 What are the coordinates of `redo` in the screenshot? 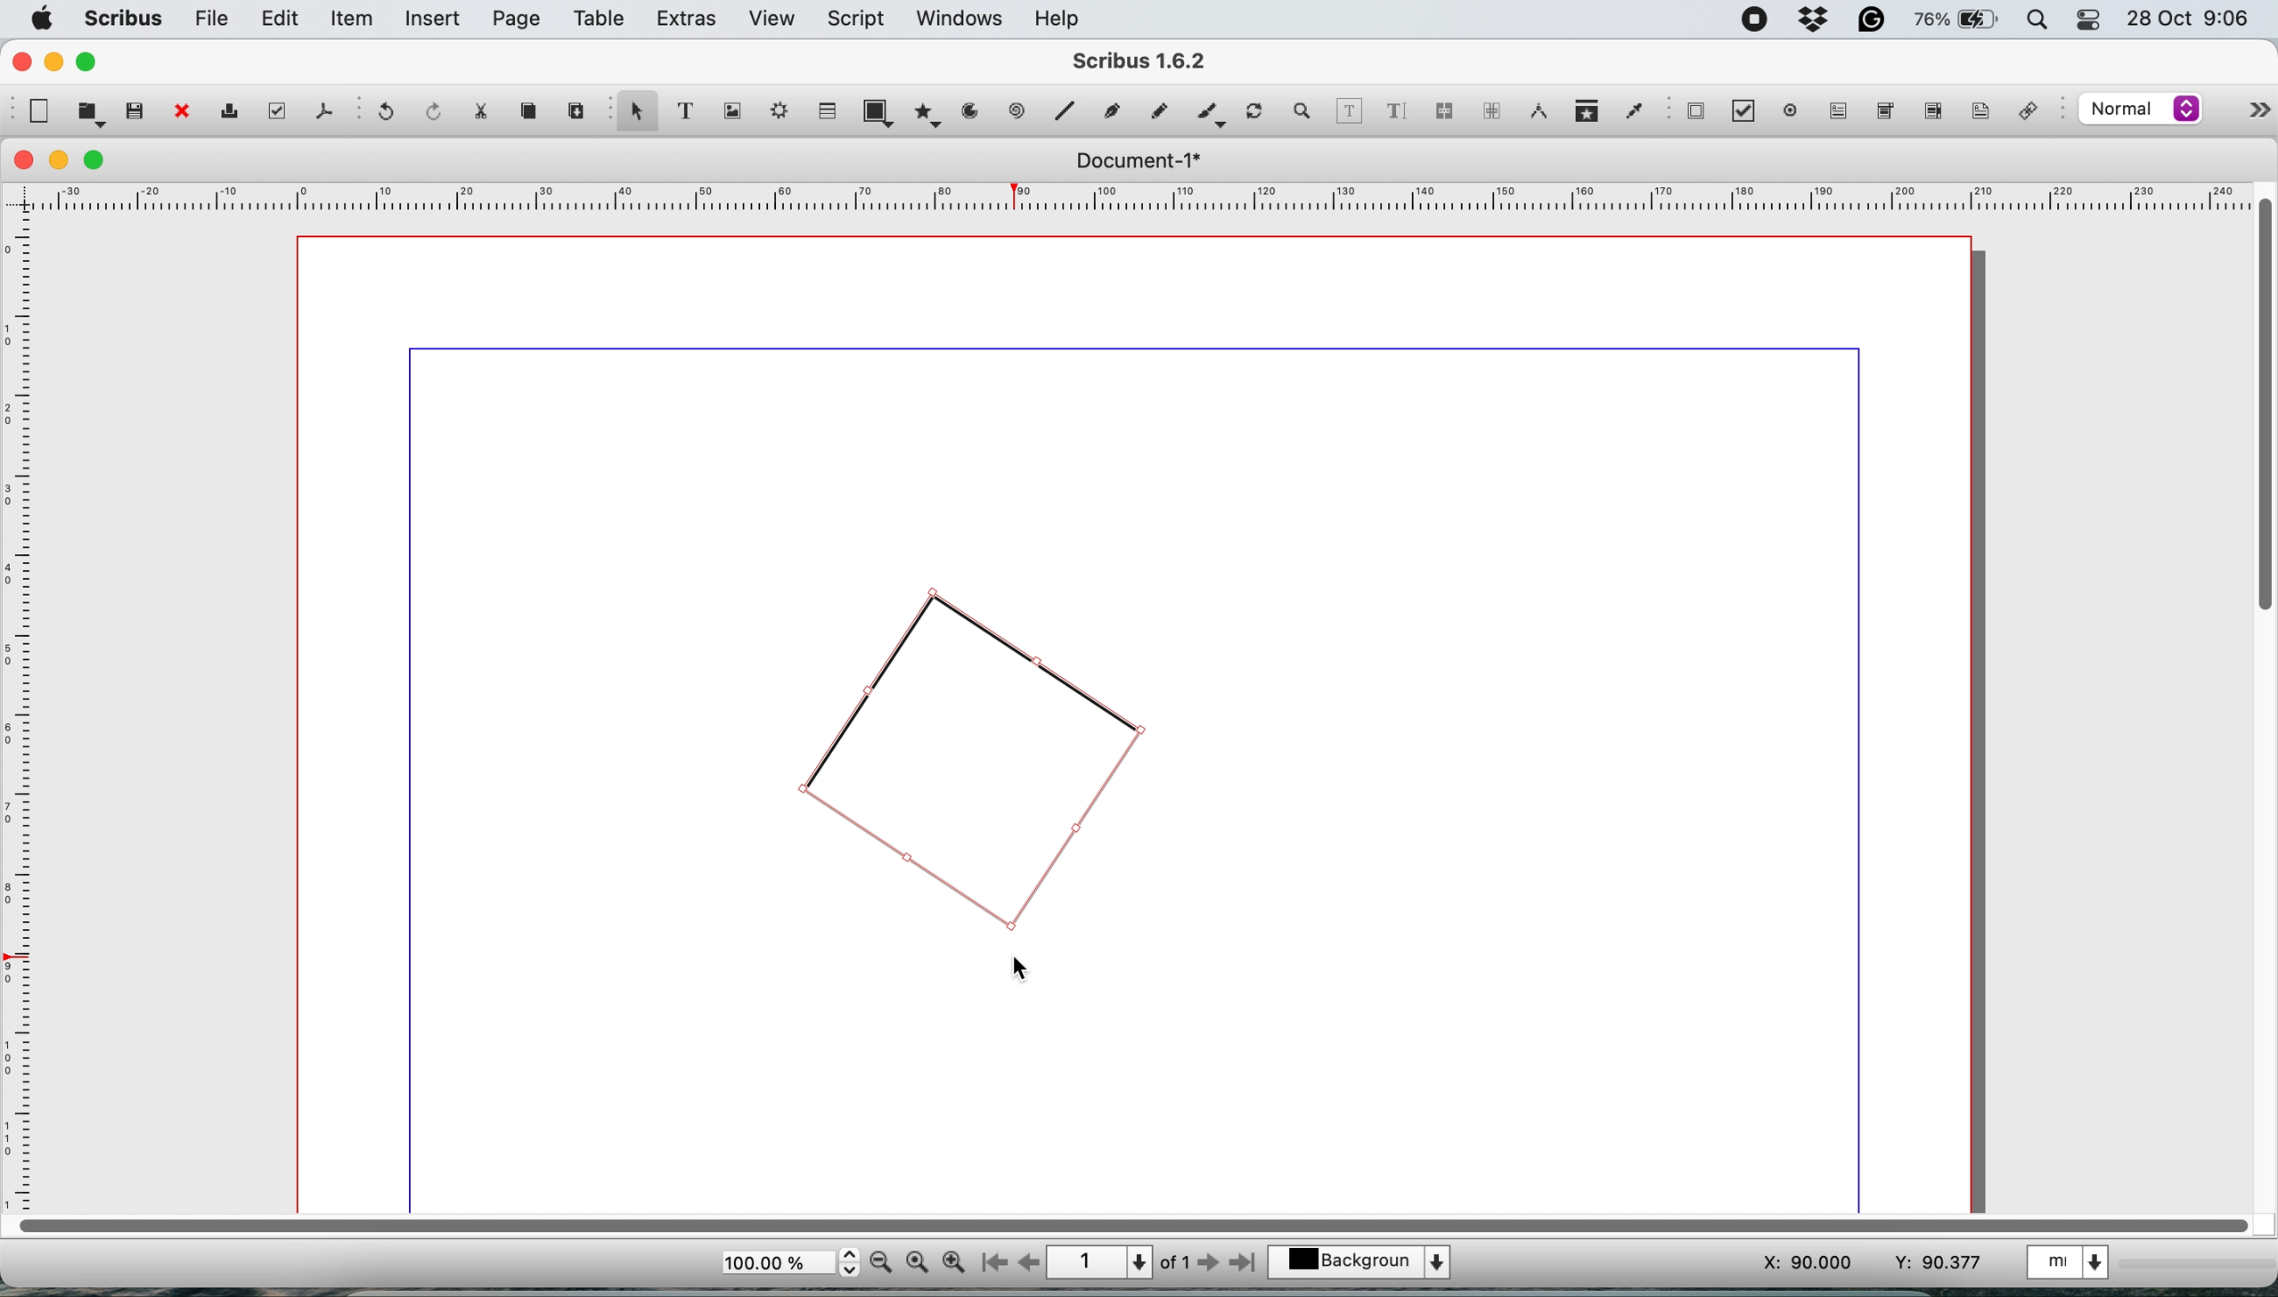 It's located at (437, 110).